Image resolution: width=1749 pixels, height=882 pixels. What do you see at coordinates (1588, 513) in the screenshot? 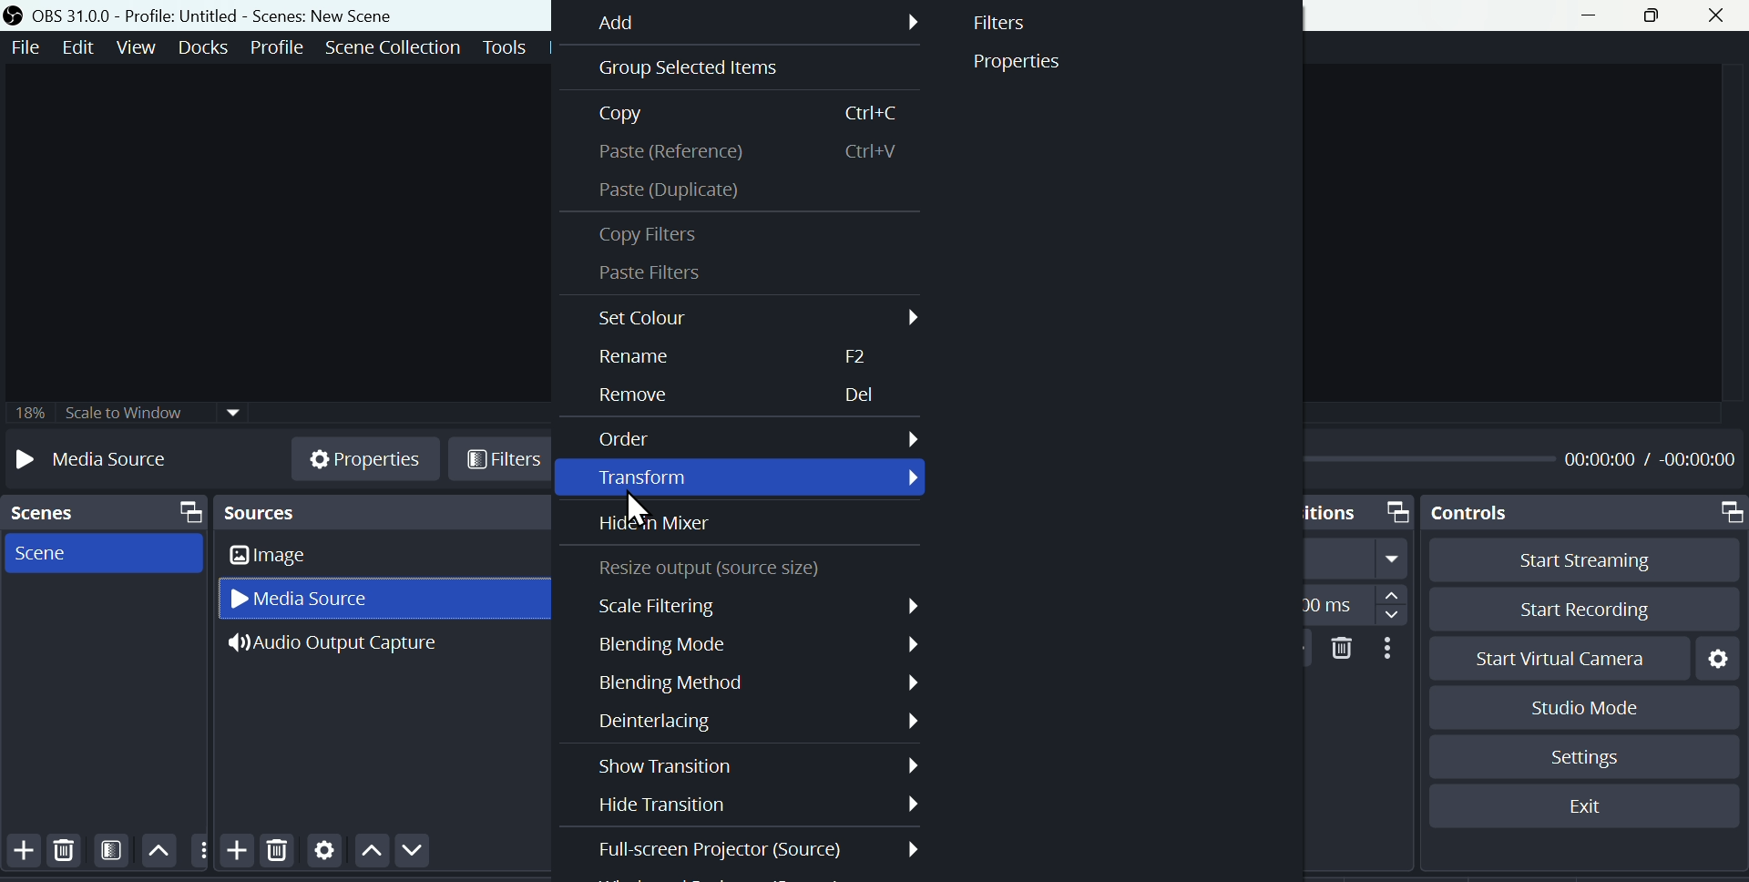
I see `Controls` at bounding box center [1588, 513].